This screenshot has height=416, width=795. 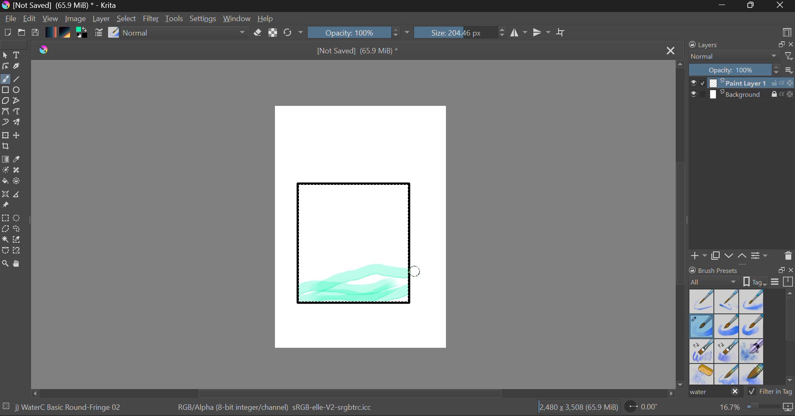 I want to click on Brush Selected, so click(x=70, y=408).